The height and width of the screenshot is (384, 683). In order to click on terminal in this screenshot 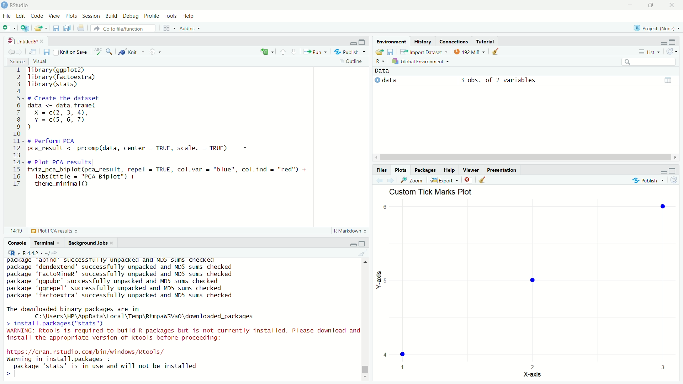, I will do `click(47, 243)`.